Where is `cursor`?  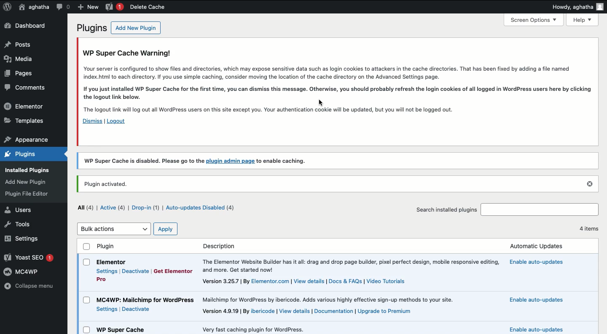
cursor is located at coordinates (324, 101).